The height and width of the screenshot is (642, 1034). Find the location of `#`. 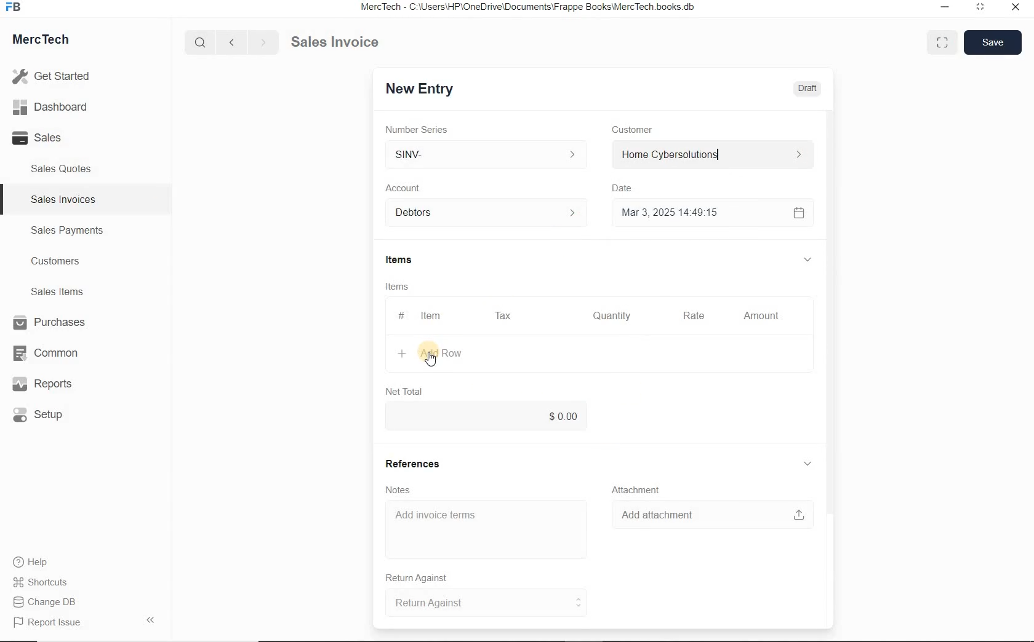

# is located at coordinates (399, 315).